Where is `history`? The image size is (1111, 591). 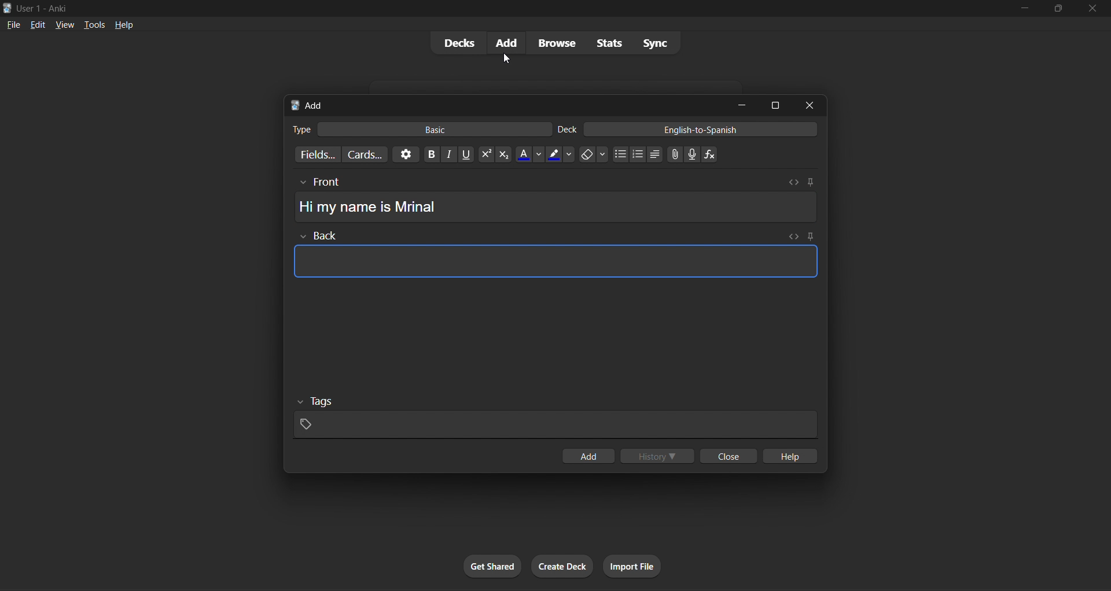 history is located at coordinates (659, 454).